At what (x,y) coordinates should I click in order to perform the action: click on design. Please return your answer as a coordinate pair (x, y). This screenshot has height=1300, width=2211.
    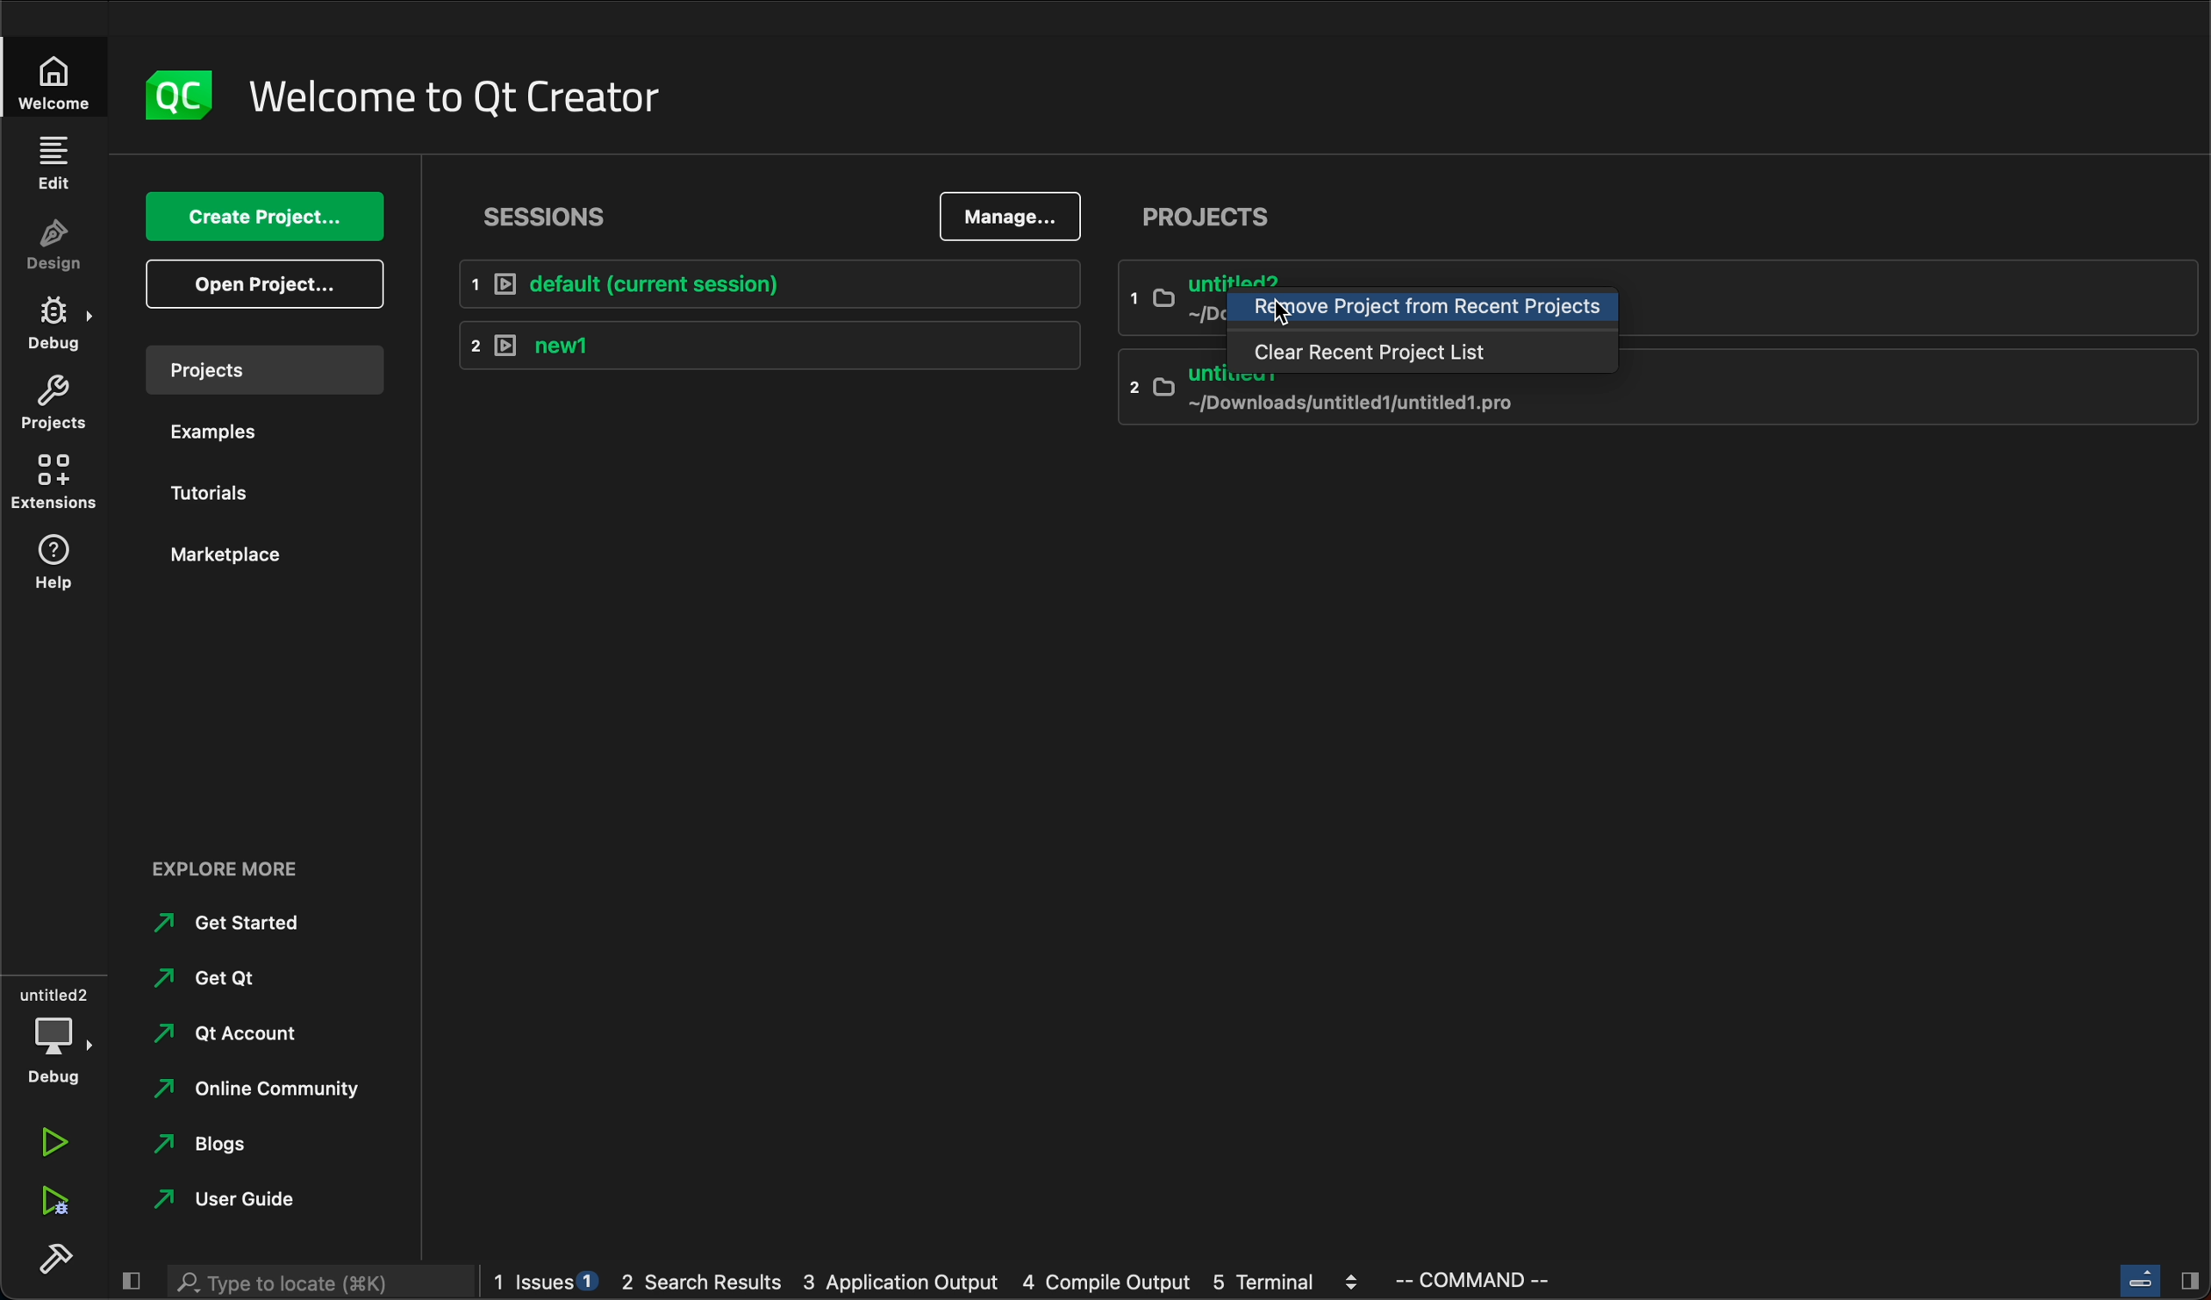
    Looking at the image, I should click on (60, 241).